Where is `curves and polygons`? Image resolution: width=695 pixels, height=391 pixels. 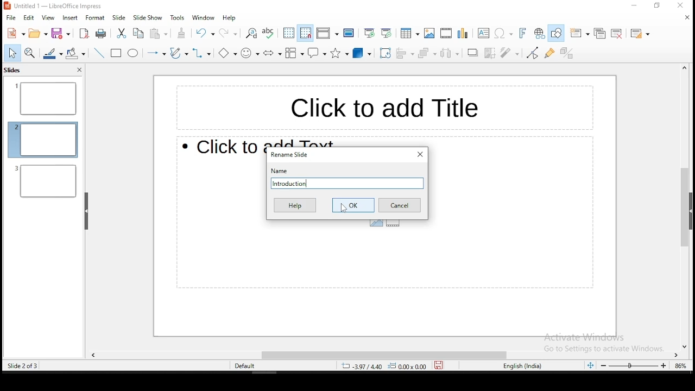 curves and polygons is located at coordinates (179, 54).